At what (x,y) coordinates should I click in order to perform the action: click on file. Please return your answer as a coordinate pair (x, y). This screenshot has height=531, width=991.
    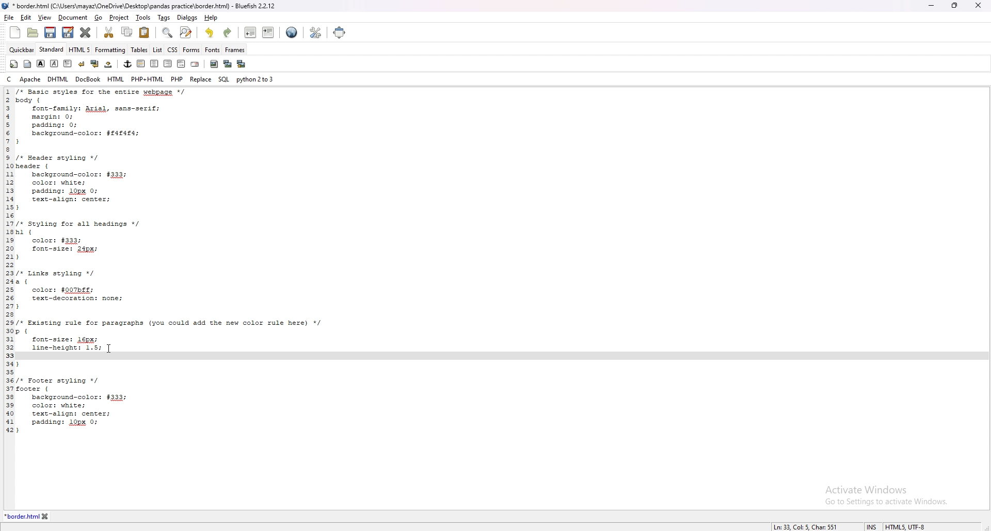
    Looking at the image, I should click on (9, 17).